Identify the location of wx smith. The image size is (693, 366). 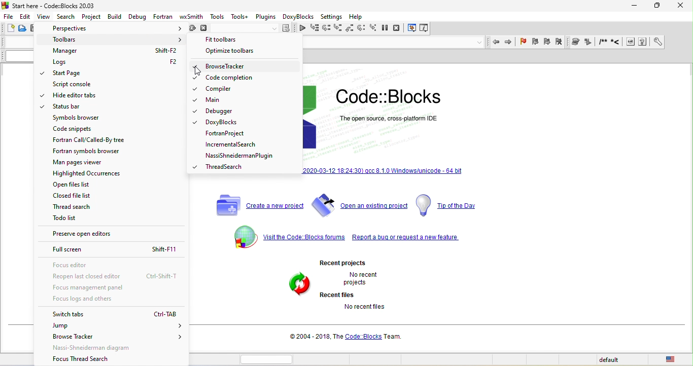
(190, 17).